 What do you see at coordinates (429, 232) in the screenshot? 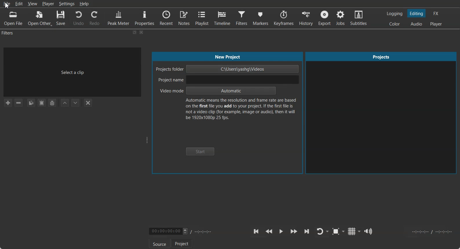
I see `Video Timing` at bounding box center [429, 232].